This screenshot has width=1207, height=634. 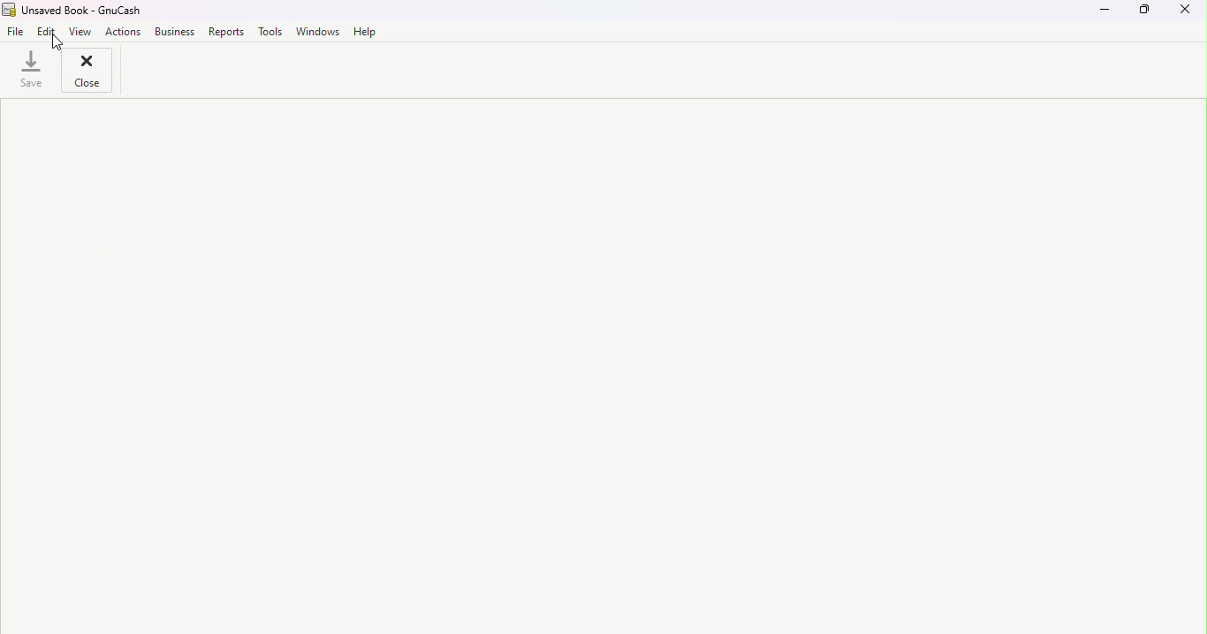 What do you see at coordinates (1188, 15) in the screenshot?
I see `Close` at bounding box center [1188, 15].